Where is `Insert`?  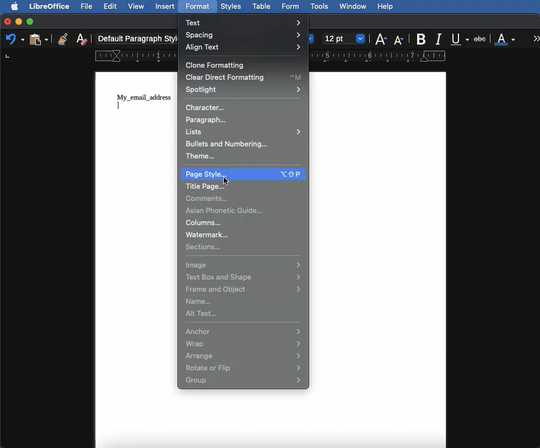
Insert is located at coordinates (165, 6).